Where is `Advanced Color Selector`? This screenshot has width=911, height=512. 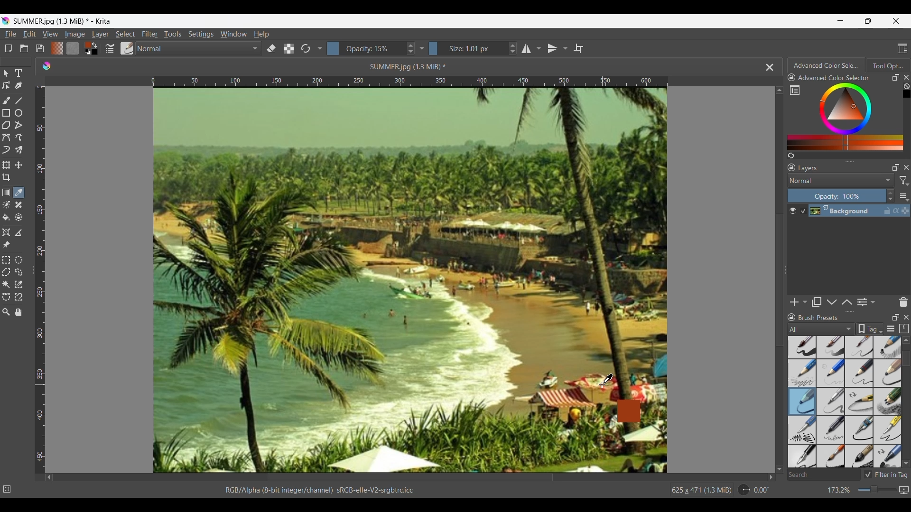 Advanced Color Selector is located at coordinates (834, 78).